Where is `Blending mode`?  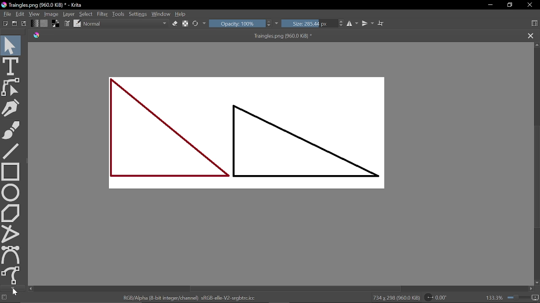
Blending mode is located at coordinates (126, 24).